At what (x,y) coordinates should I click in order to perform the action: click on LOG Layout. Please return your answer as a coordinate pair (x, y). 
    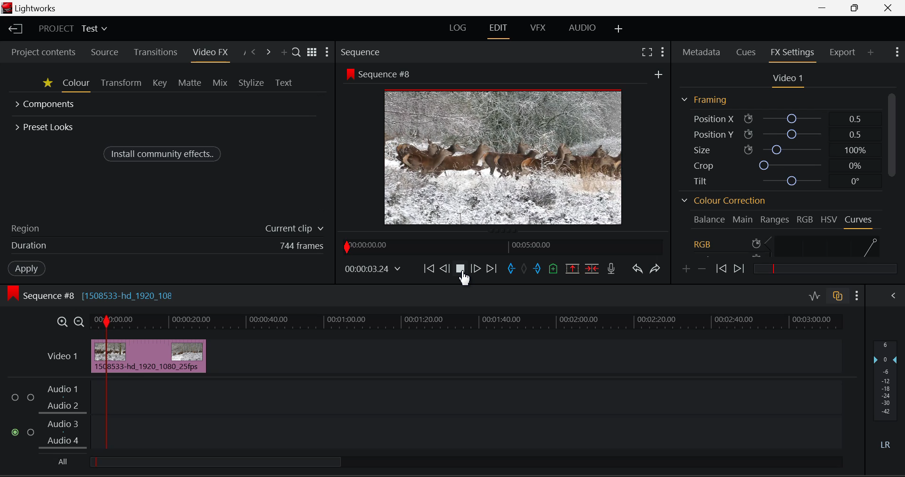
    Looking at the image, I should click on (458, 28).